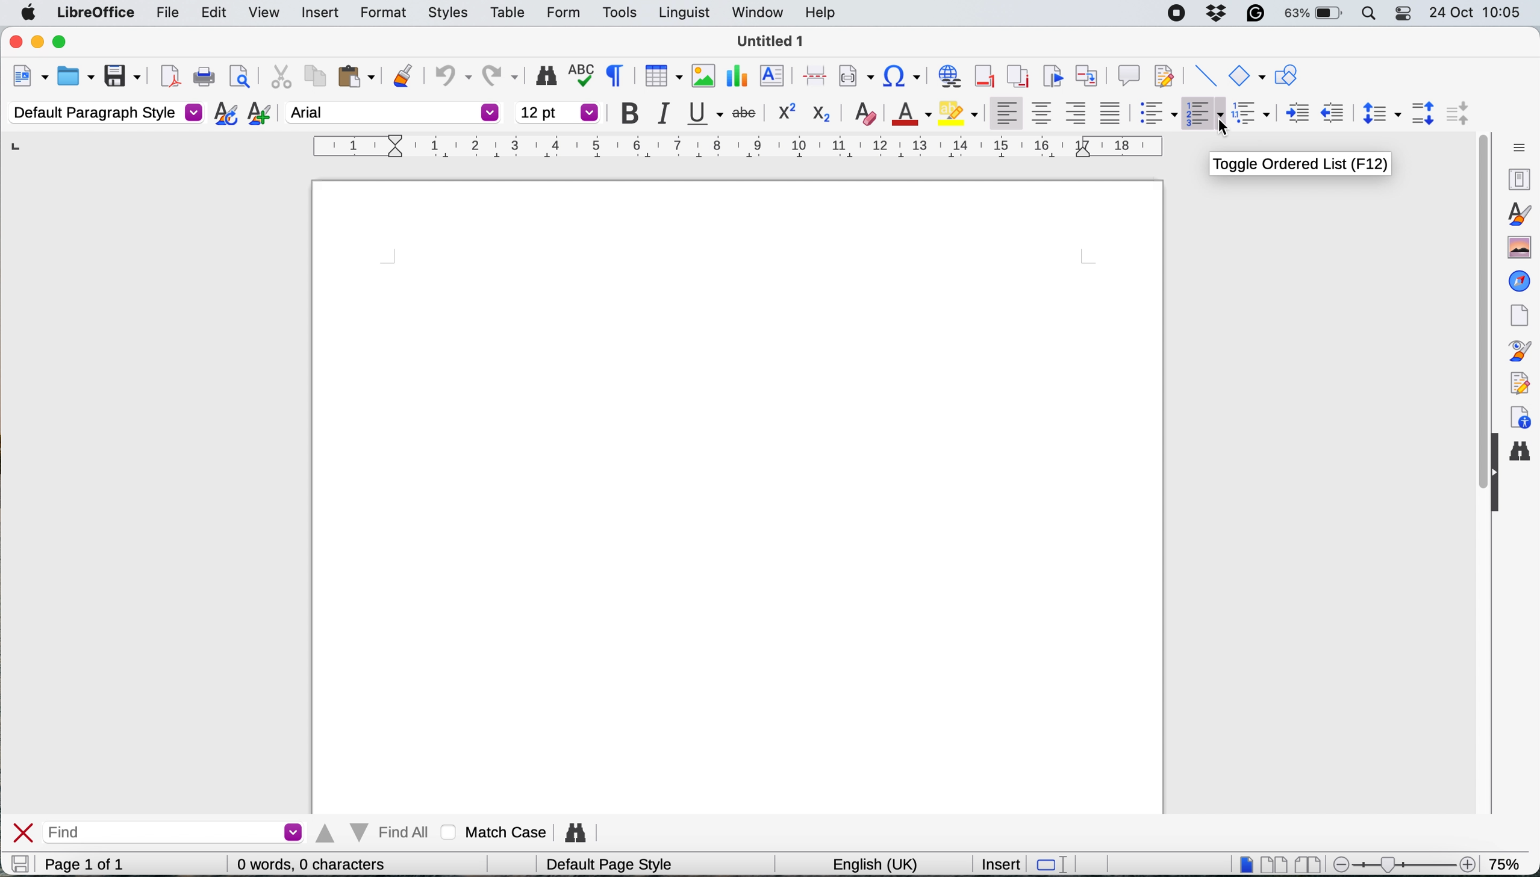  What do you see at coordinates (14, 42) in the screenshot?
I see `close` at bounding box center [14, 42].